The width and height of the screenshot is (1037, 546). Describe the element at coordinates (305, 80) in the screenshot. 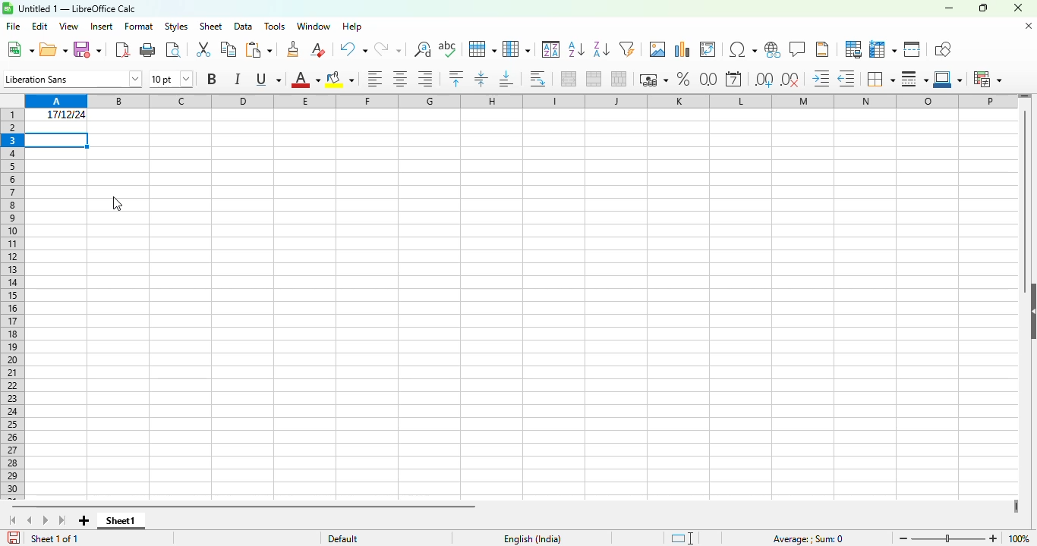

I see `font color` at that location.